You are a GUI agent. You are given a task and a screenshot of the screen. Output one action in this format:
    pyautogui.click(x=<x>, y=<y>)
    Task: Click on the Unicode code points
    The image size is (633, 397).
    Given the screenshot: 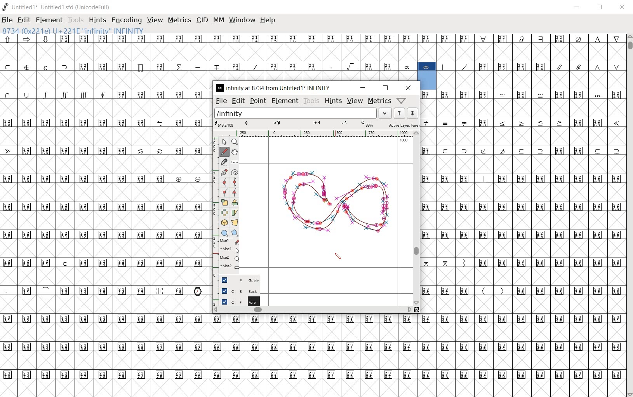 What is the action you would take?
    pyautogui.click(x=523, y=207)
    